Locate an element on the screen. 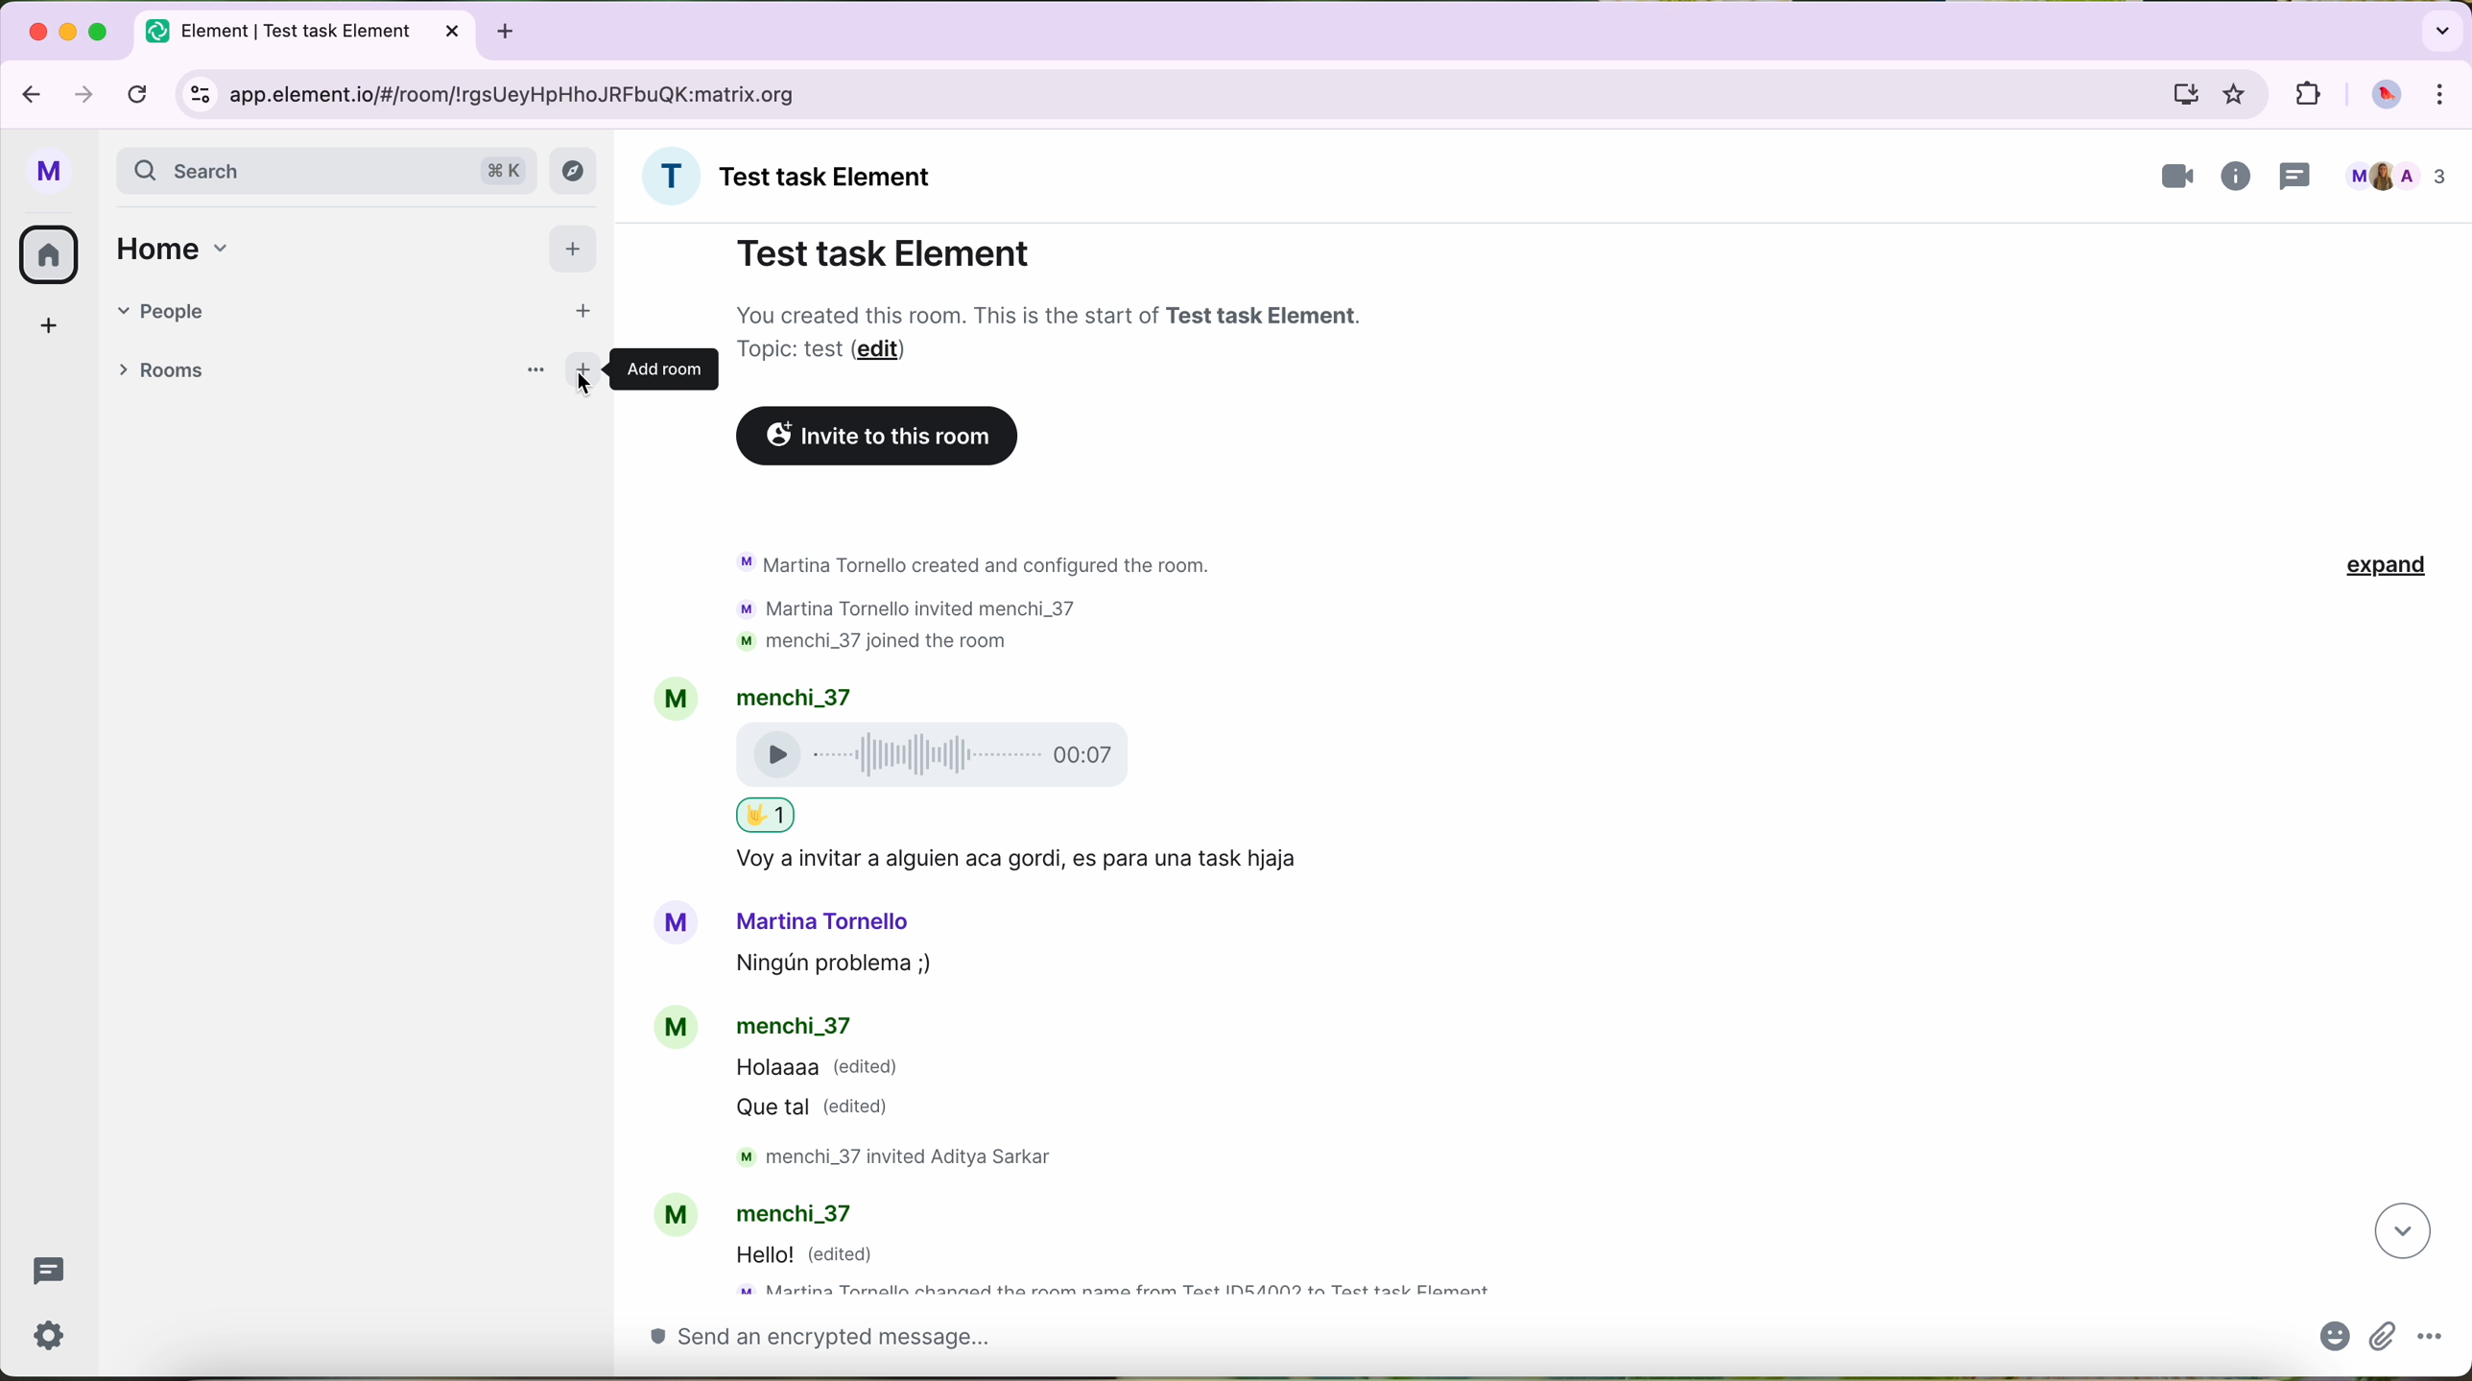 The image size is (2472, 1381). refresh page is located at coordinates (139, 92).